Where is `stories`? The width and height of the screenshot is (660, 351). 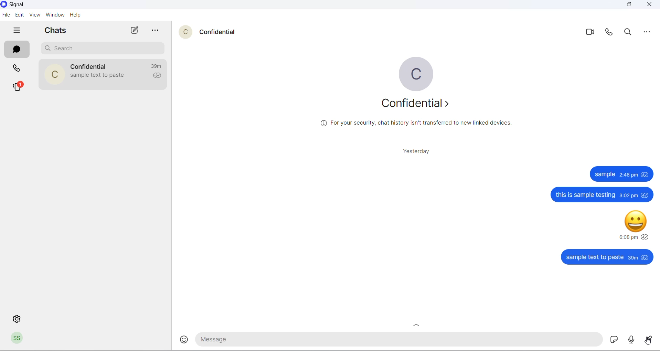
stories is located at coordinates (18, 86).